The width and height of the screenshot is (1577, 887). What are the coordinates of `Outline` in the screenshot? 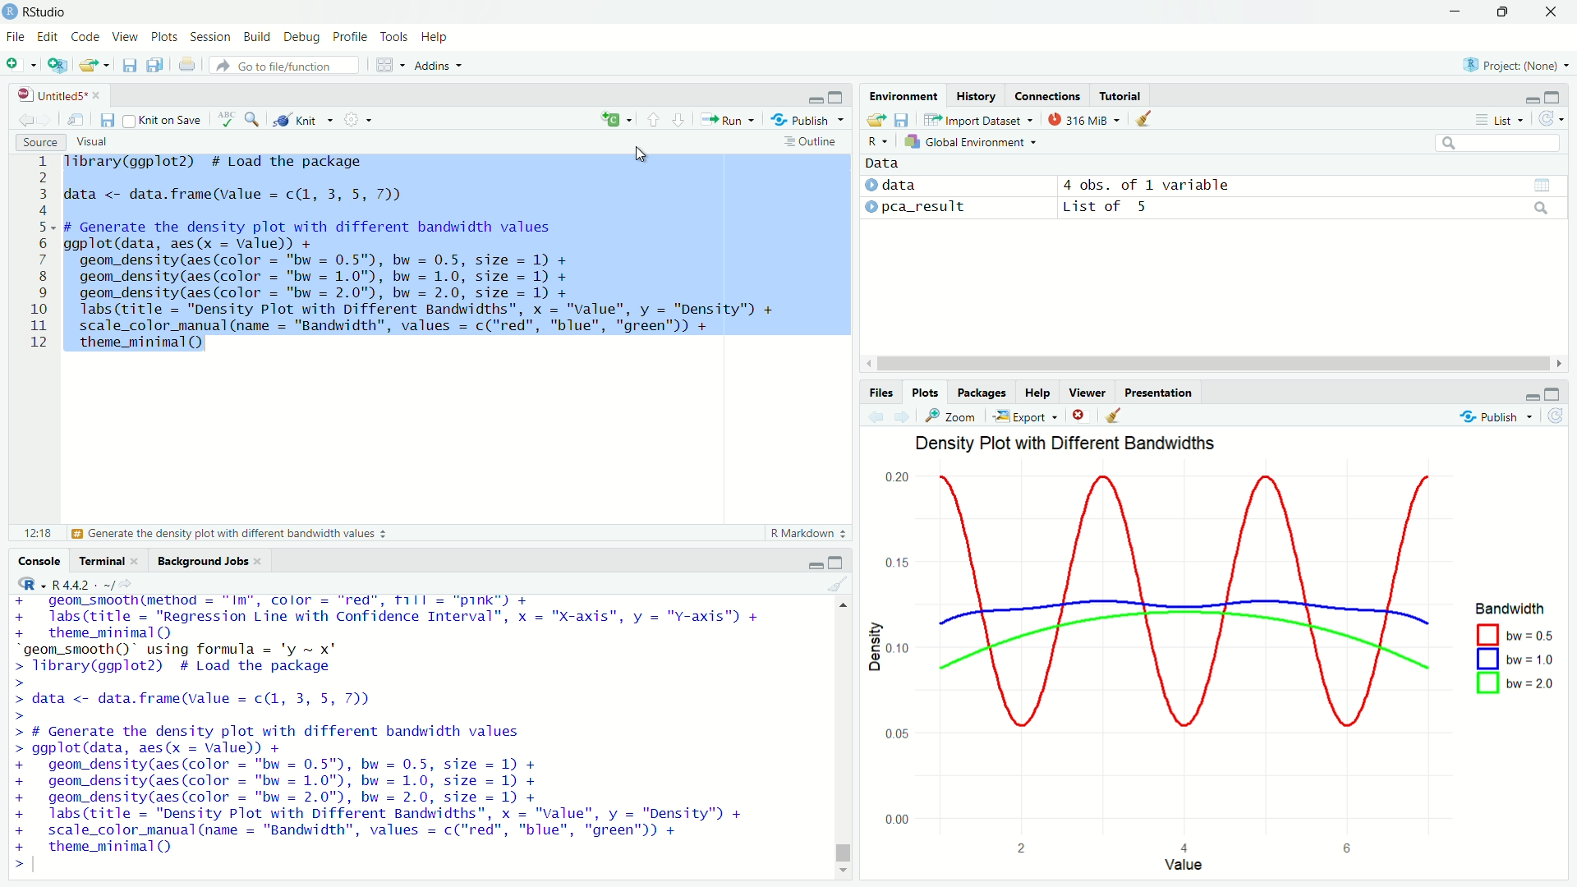 It's located at (814, 141).